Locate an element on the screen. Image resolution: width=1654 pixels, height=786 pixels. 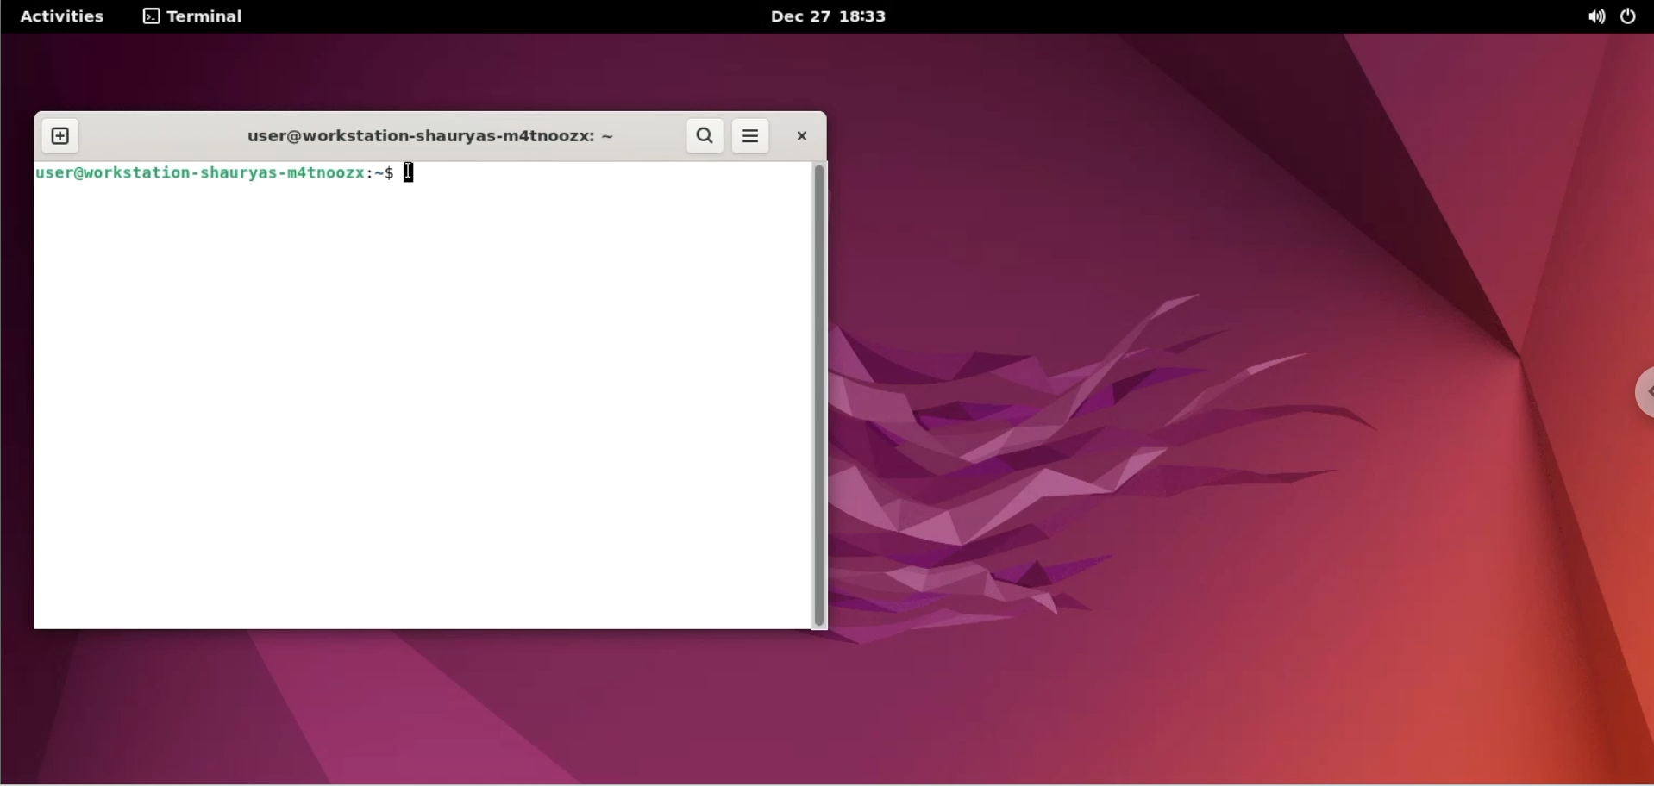
Activities is located at coordinates (61, 17).